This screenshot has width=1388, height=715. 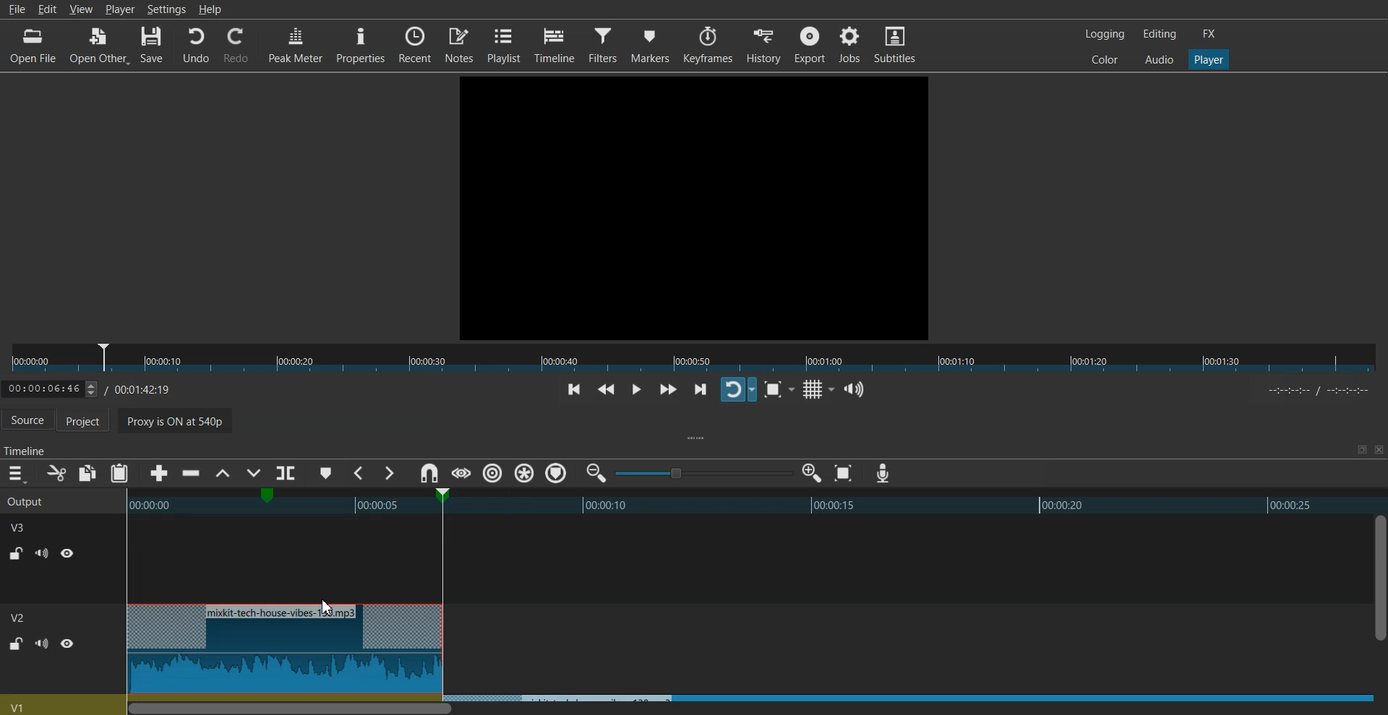 I want to click on Cursor, so click(x=326, y=607).